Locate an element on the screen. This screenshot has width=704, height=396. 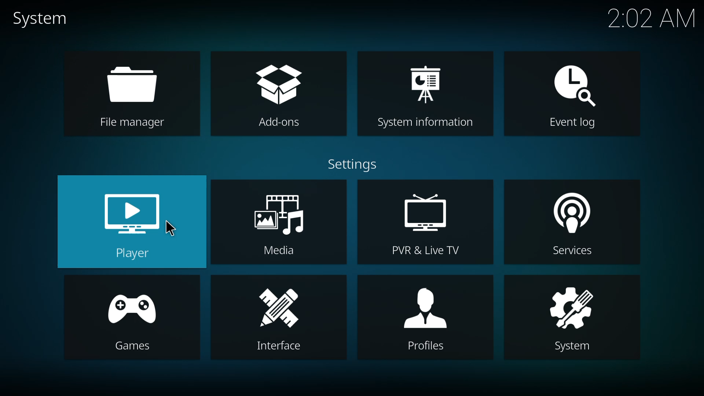
profiles is located at coordinates (425, 318).